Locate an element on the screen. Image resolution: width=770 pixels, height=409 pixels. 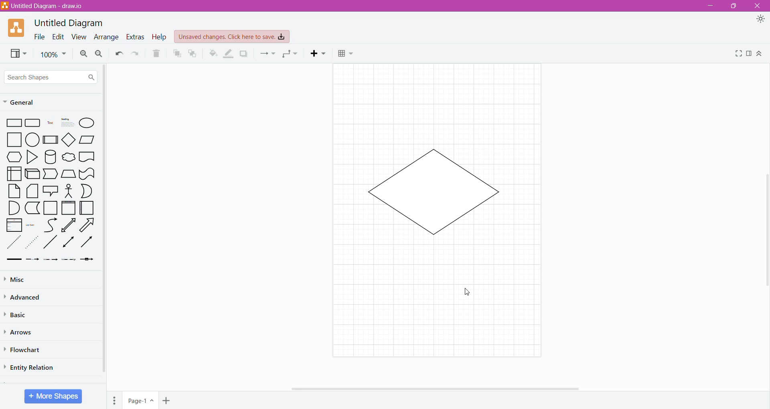
Connection is located at coordinates (268, 53).